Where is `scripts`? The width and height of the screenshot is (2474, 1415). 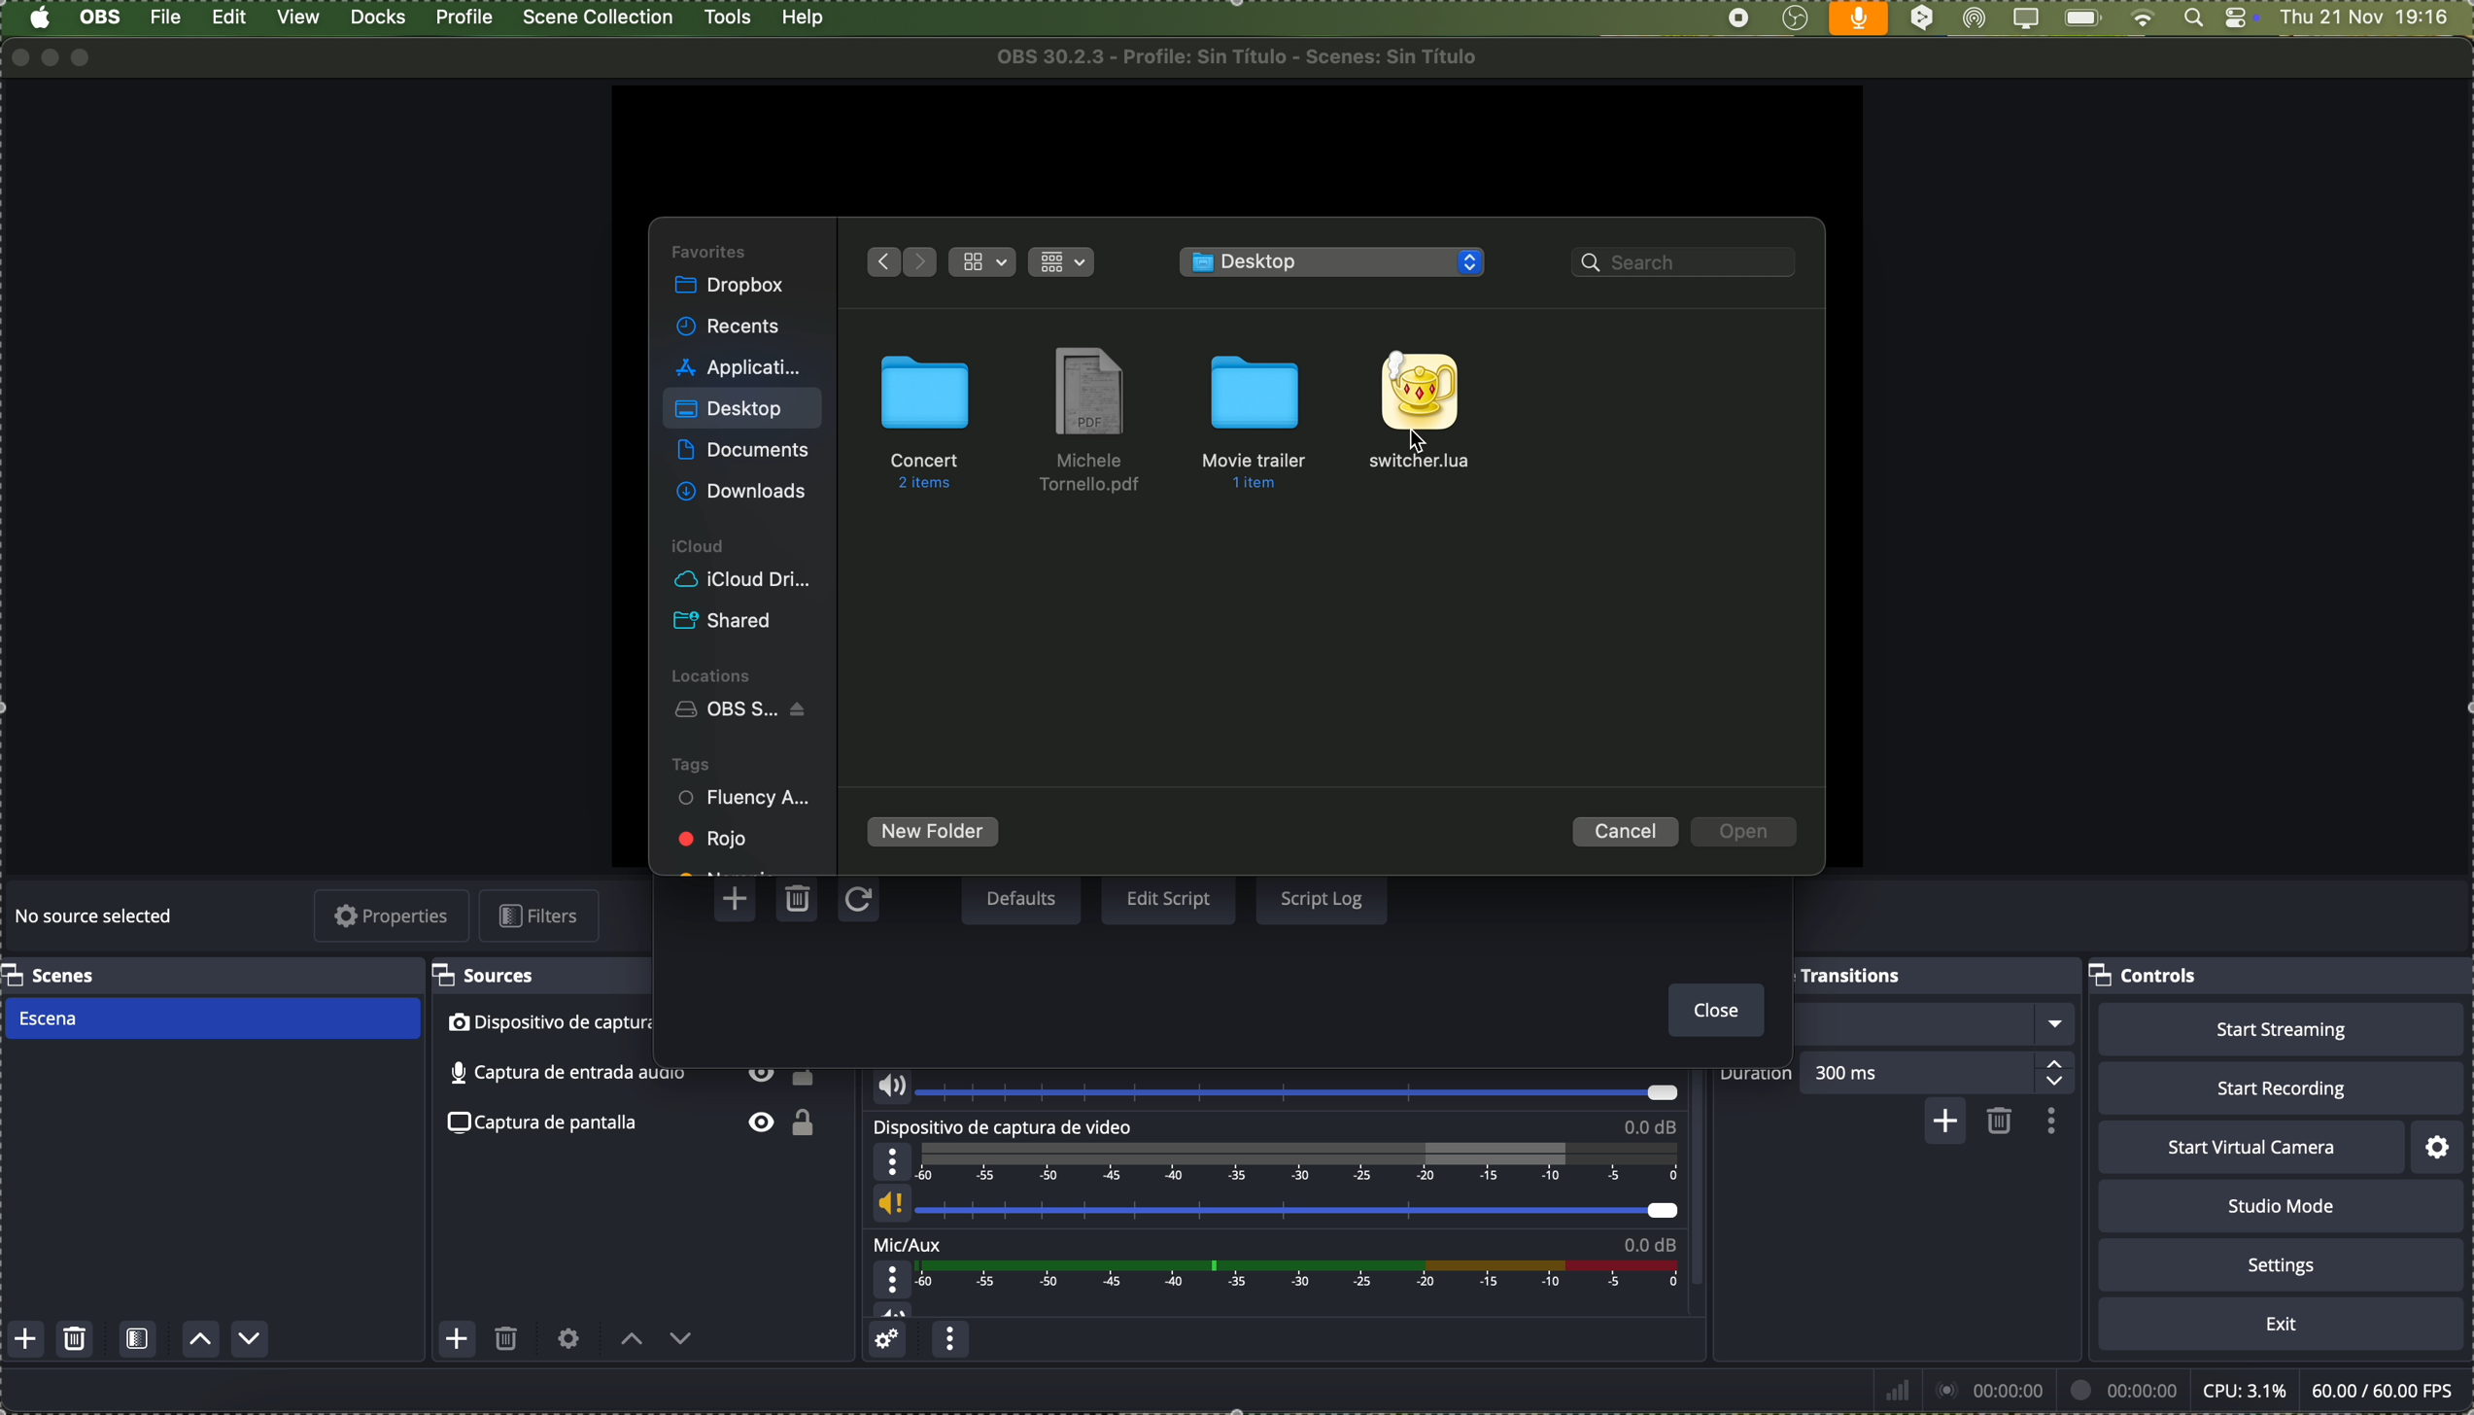 scripts is located at coordinates (1336, 263).